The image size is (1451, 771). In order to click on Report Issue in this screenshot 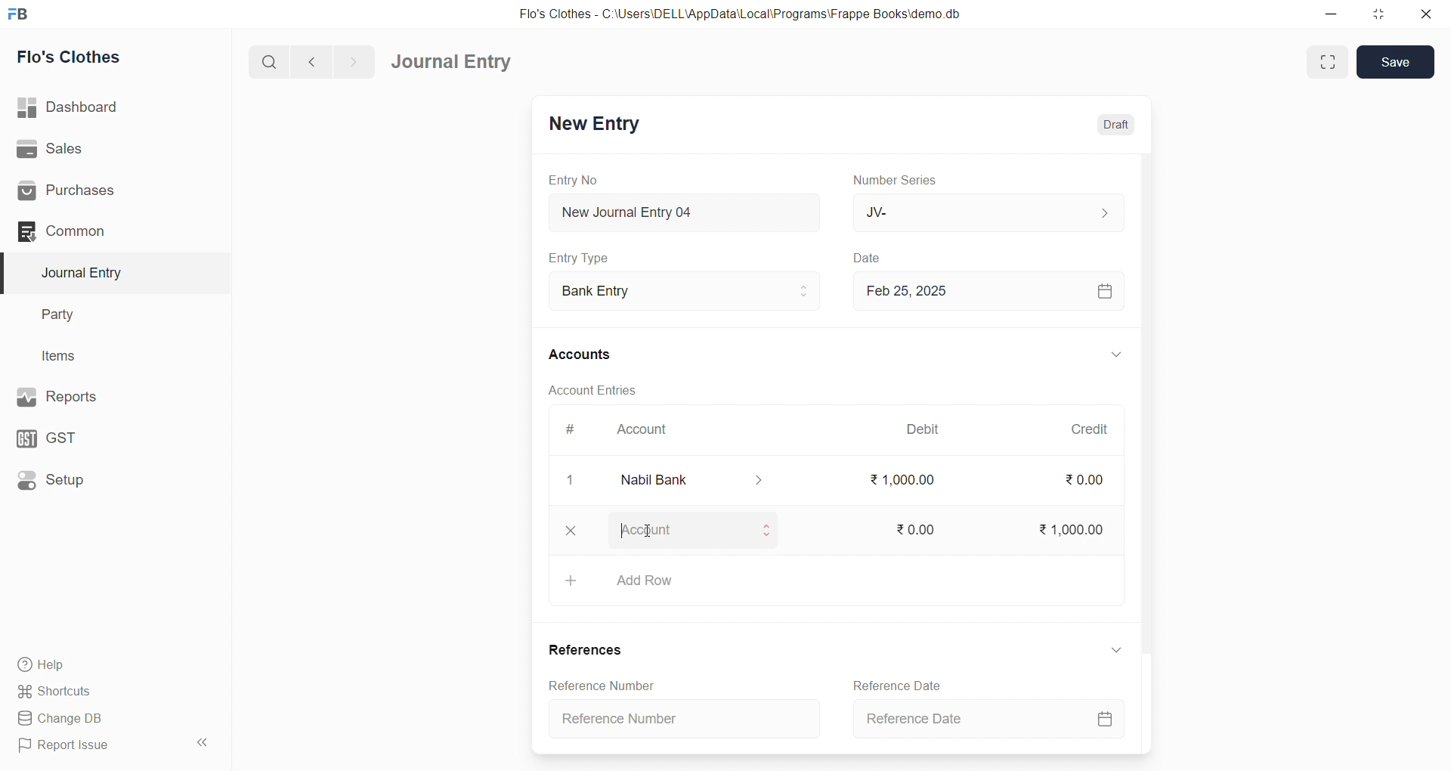, I will do `click(94, 745)`.